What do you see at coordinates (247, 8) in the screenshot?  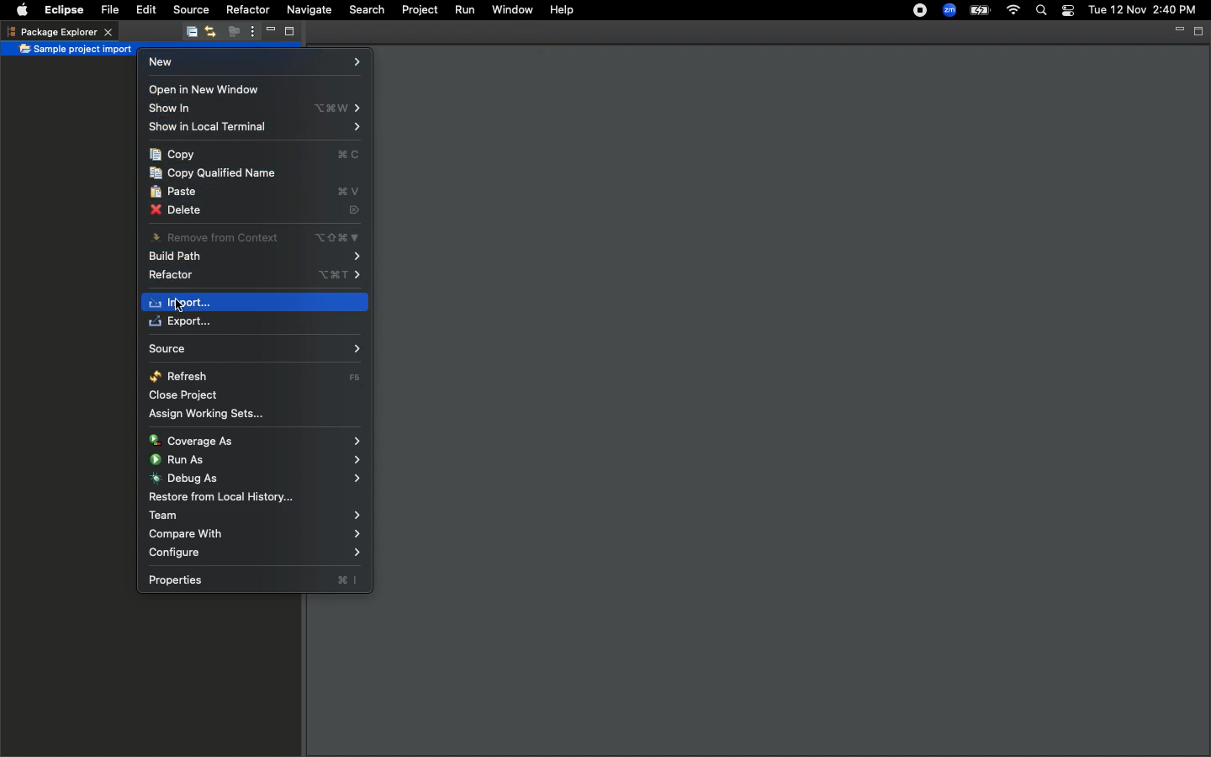 I see `Refactor` at bounding box center [247, 8].